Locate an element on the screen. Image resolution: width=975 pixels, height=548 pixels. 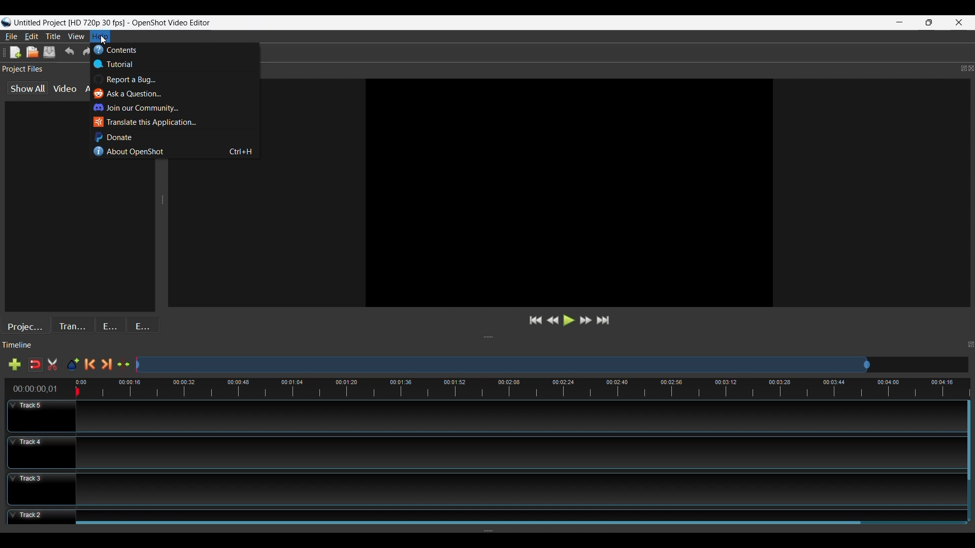
Translate the Application is located at coordinates (147, 122).